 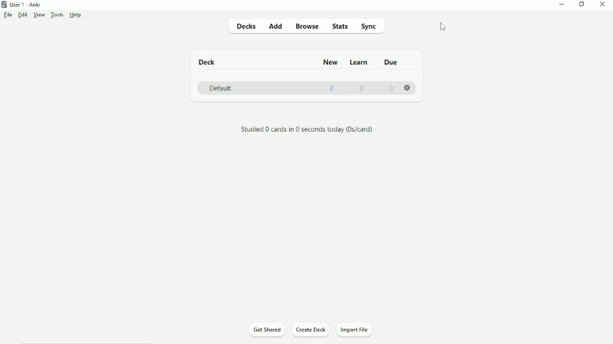 I want to click on Stats, so click(x=341, y=27).